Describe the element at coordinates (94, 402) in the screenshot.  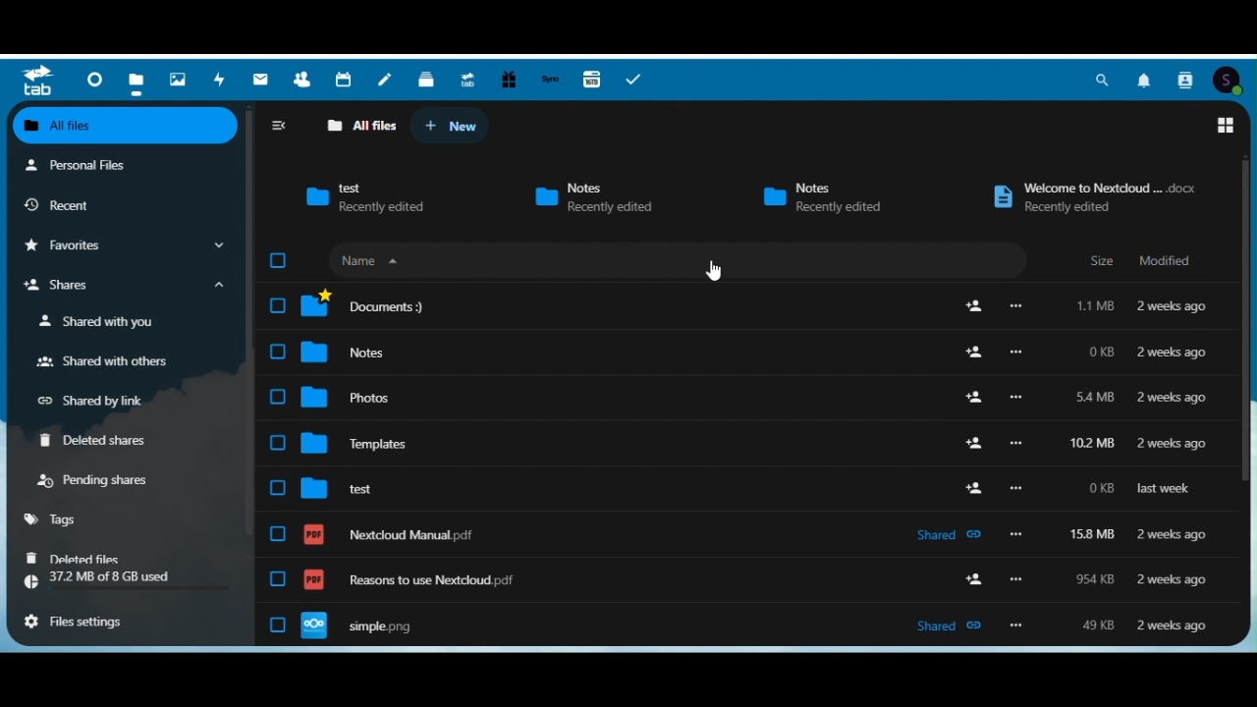
I see `Shared by Link` at that location.